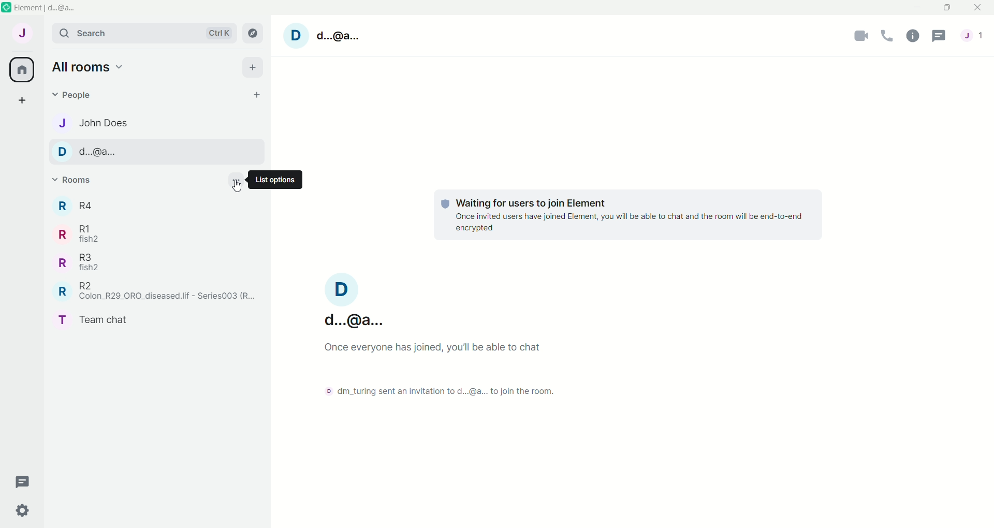 This screenshot has width=994, height=528. Describe the element at coordinates (629, 216) in the screenshot. I see `Text` at that location.